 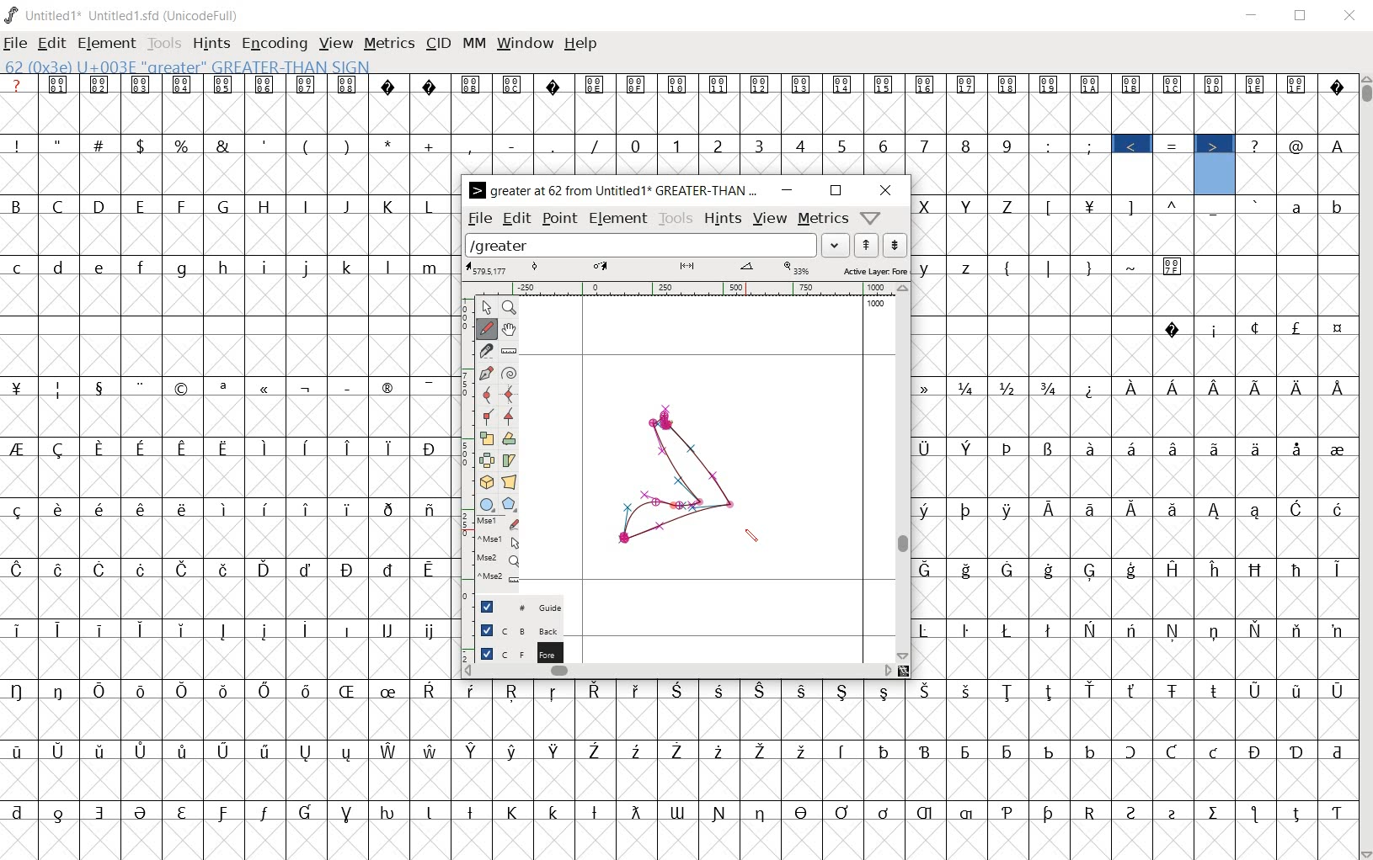 I want to click on perform a perspective transformation on the selection, so click(x=510, y=481).